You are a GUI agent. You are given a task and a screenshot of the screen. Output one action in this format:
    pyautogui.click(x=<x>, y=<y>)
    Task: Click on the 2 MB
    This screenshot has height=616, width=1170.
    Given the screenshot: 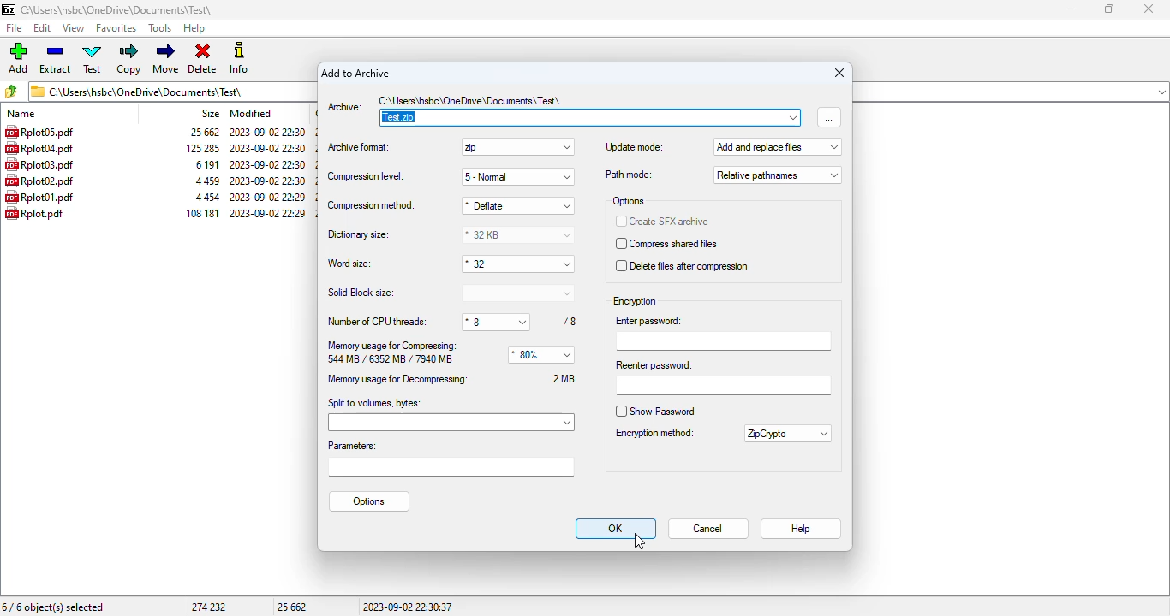 What is the action you would take?
    pyautogui.click(x=564, y=378)
    